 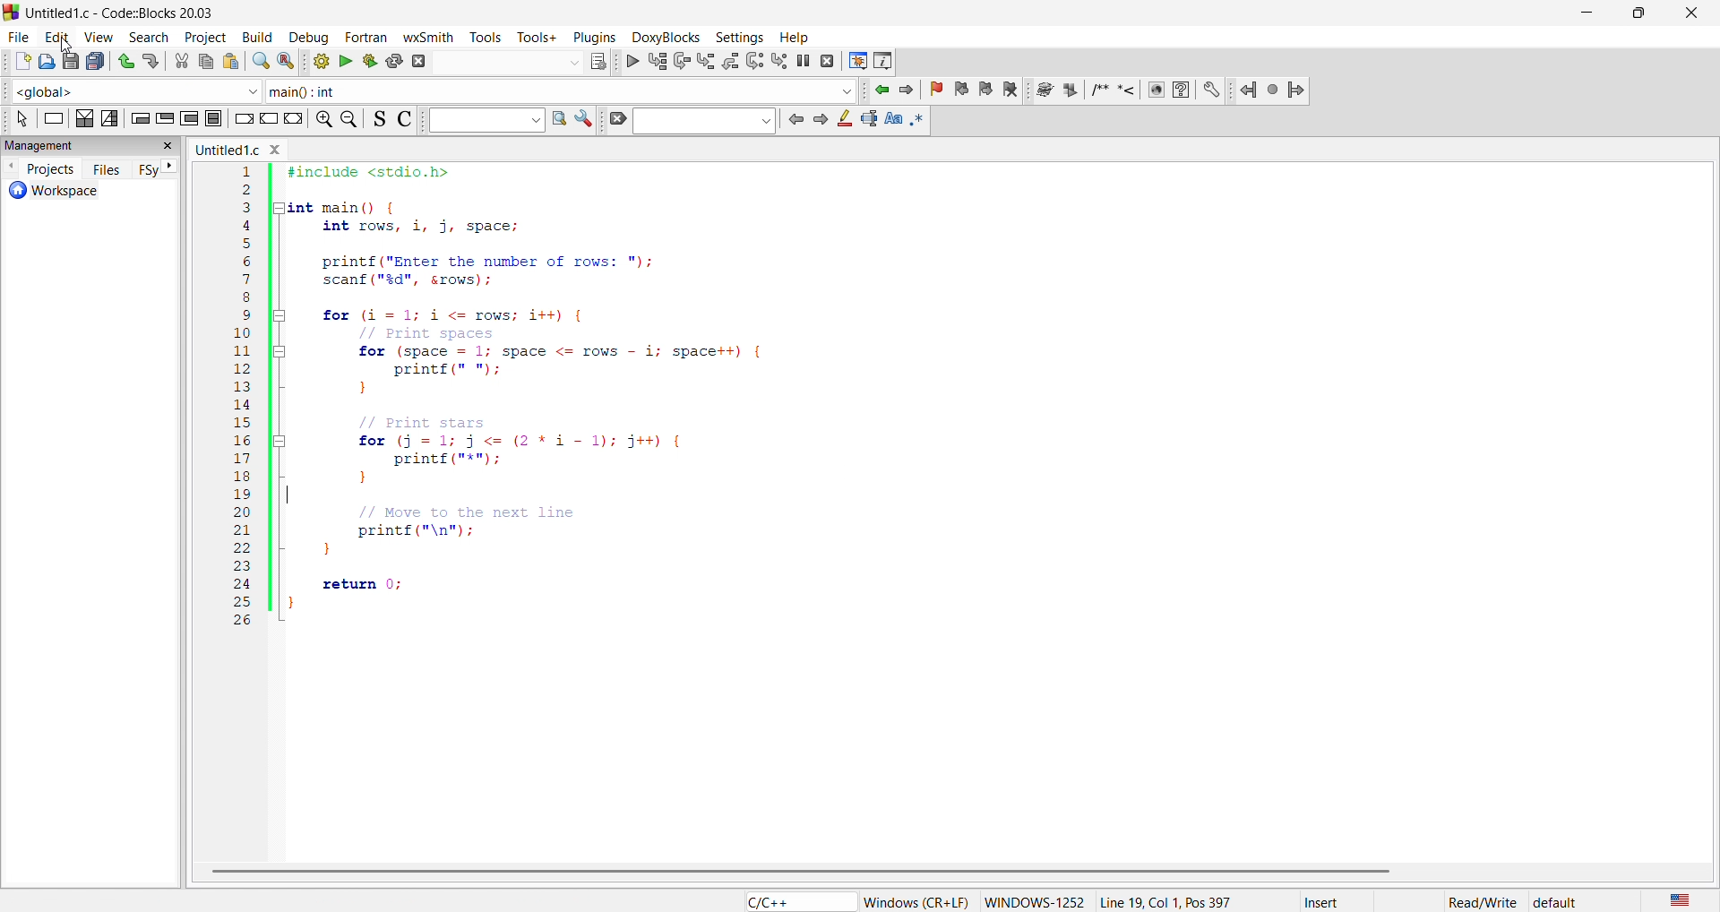 I want to click on settings, so click(x=584, y=121).